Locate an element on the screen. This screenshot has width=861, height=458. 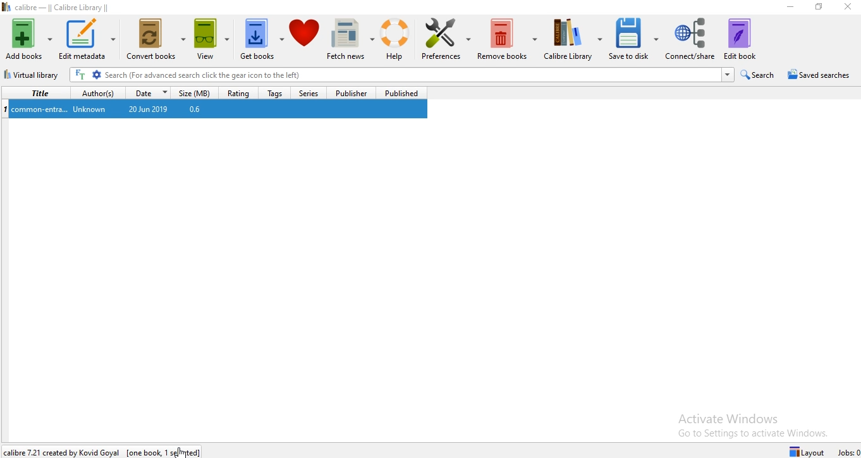
Remove books is located at coordinates (508, 40).